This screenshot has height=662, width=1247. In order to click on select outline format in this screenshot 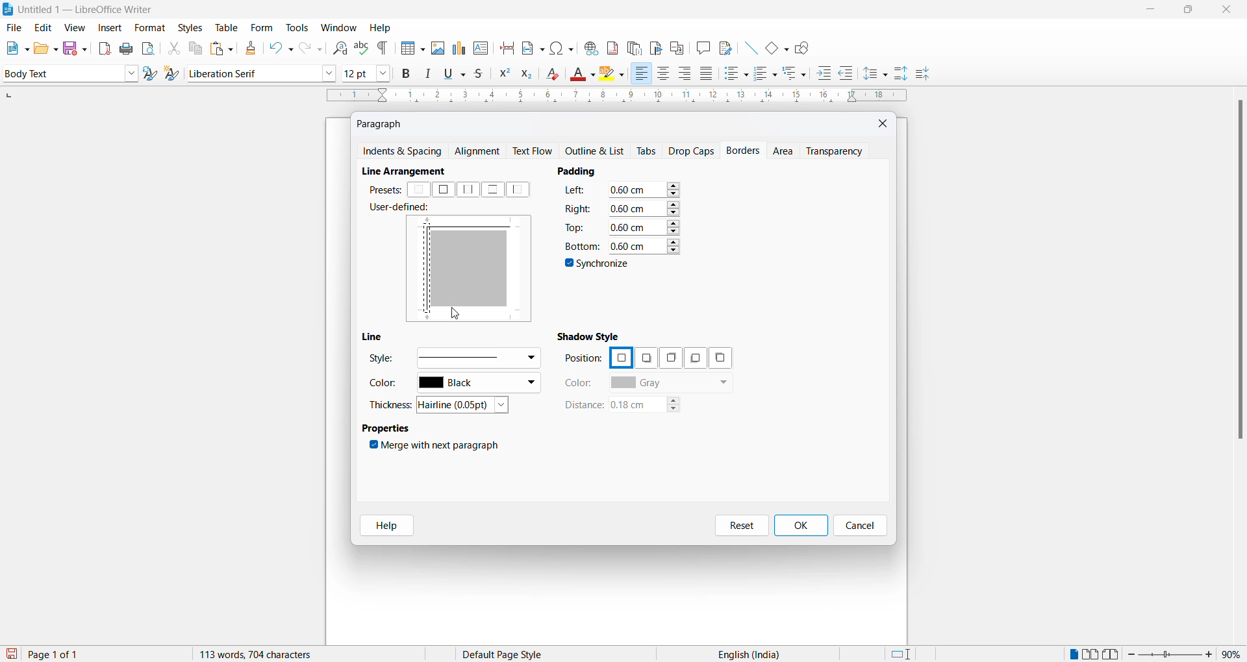, I will do `click(800, 73)`.